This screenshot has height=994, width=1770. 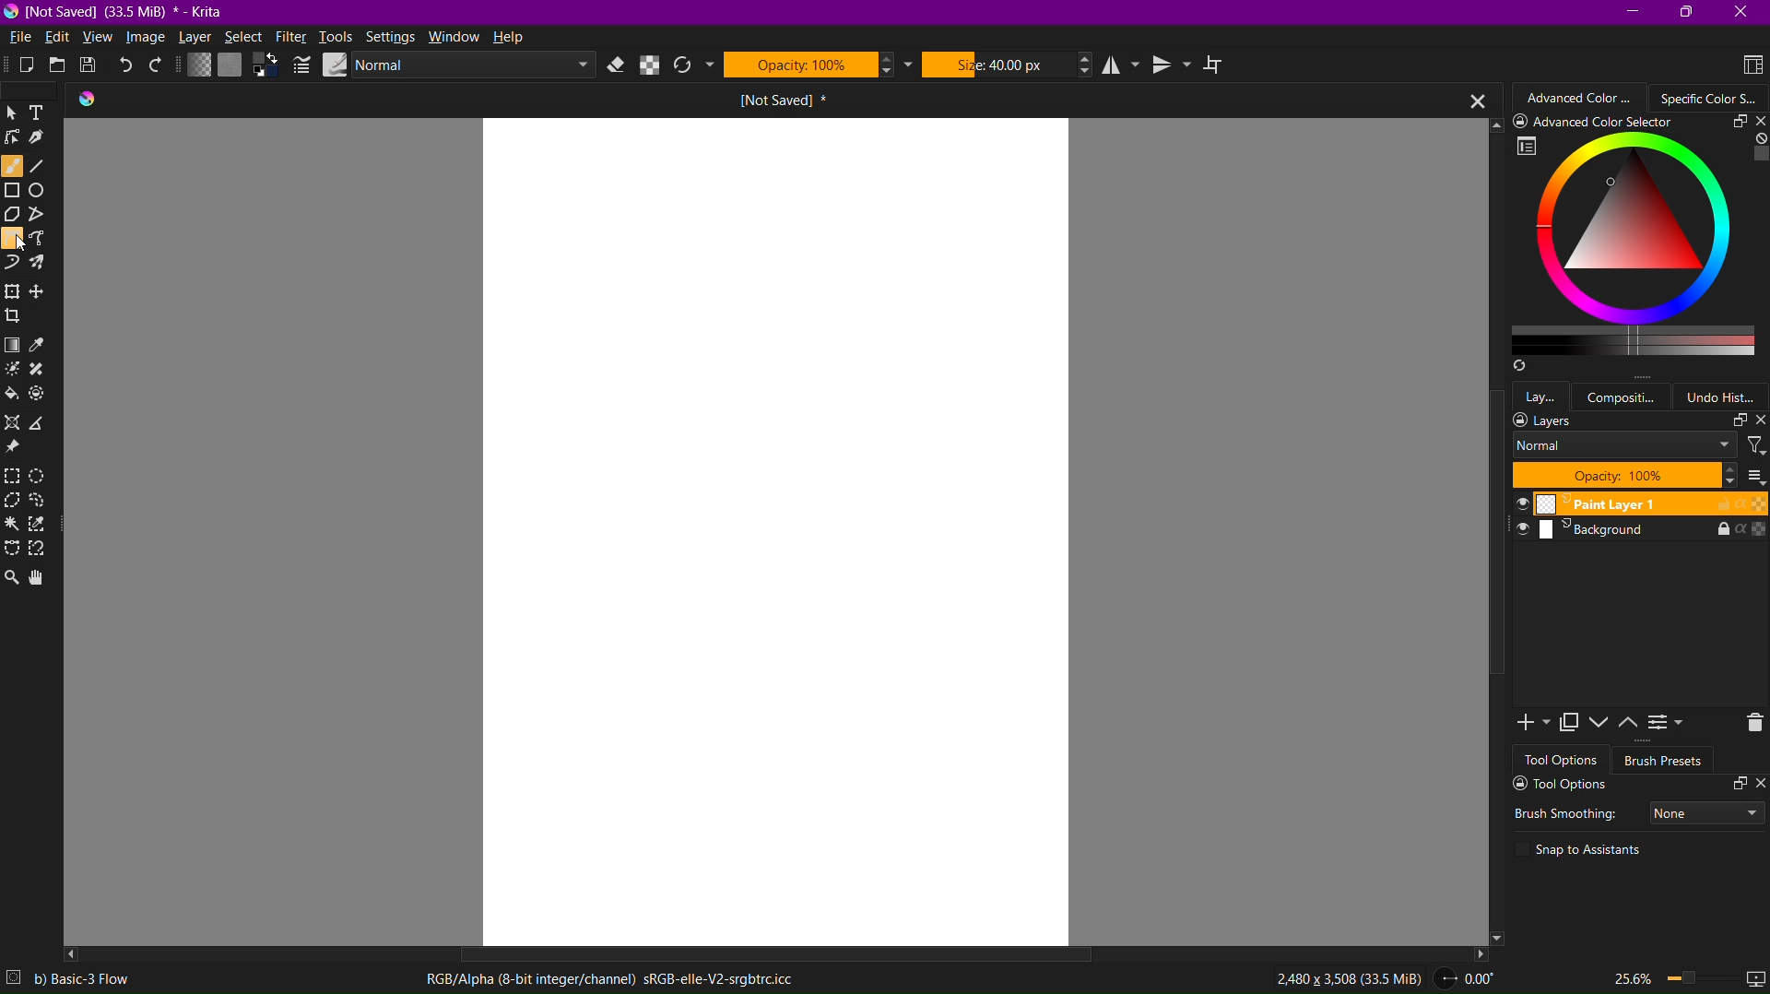 I want to click on Layer Mode, so click(x=1624, y=446).